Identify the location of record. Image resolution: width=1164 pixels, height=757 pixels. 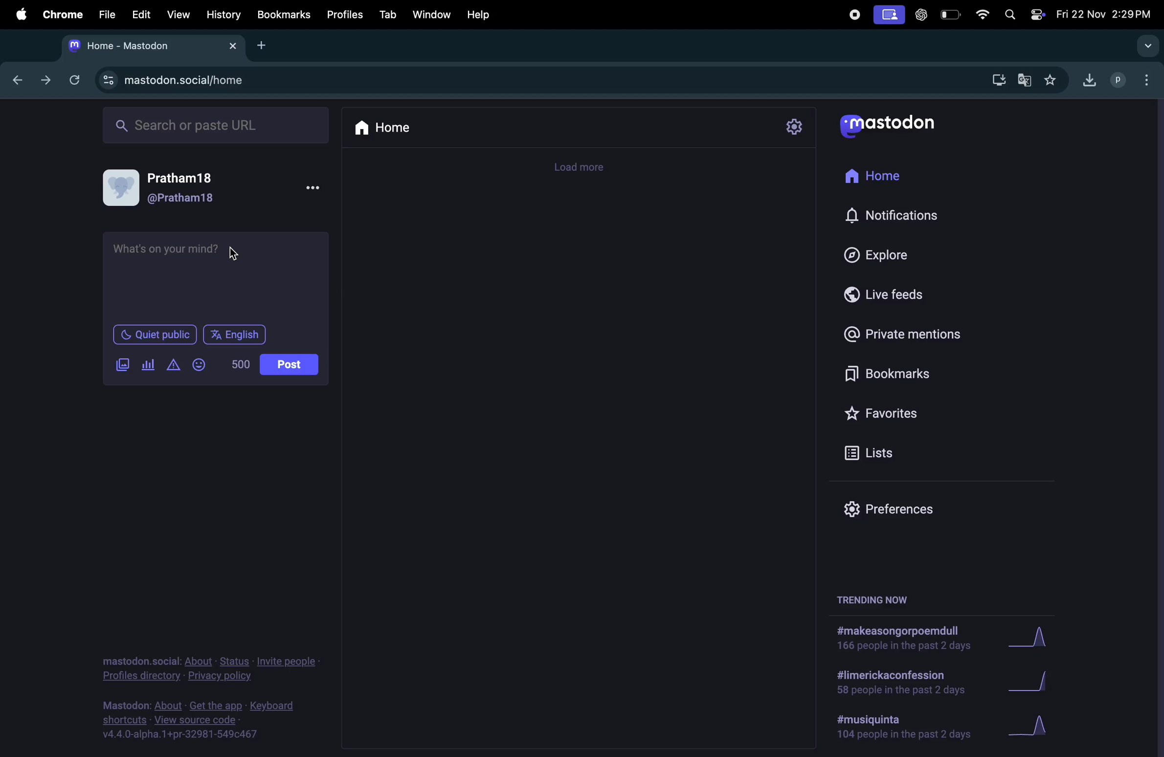
(853, 14).